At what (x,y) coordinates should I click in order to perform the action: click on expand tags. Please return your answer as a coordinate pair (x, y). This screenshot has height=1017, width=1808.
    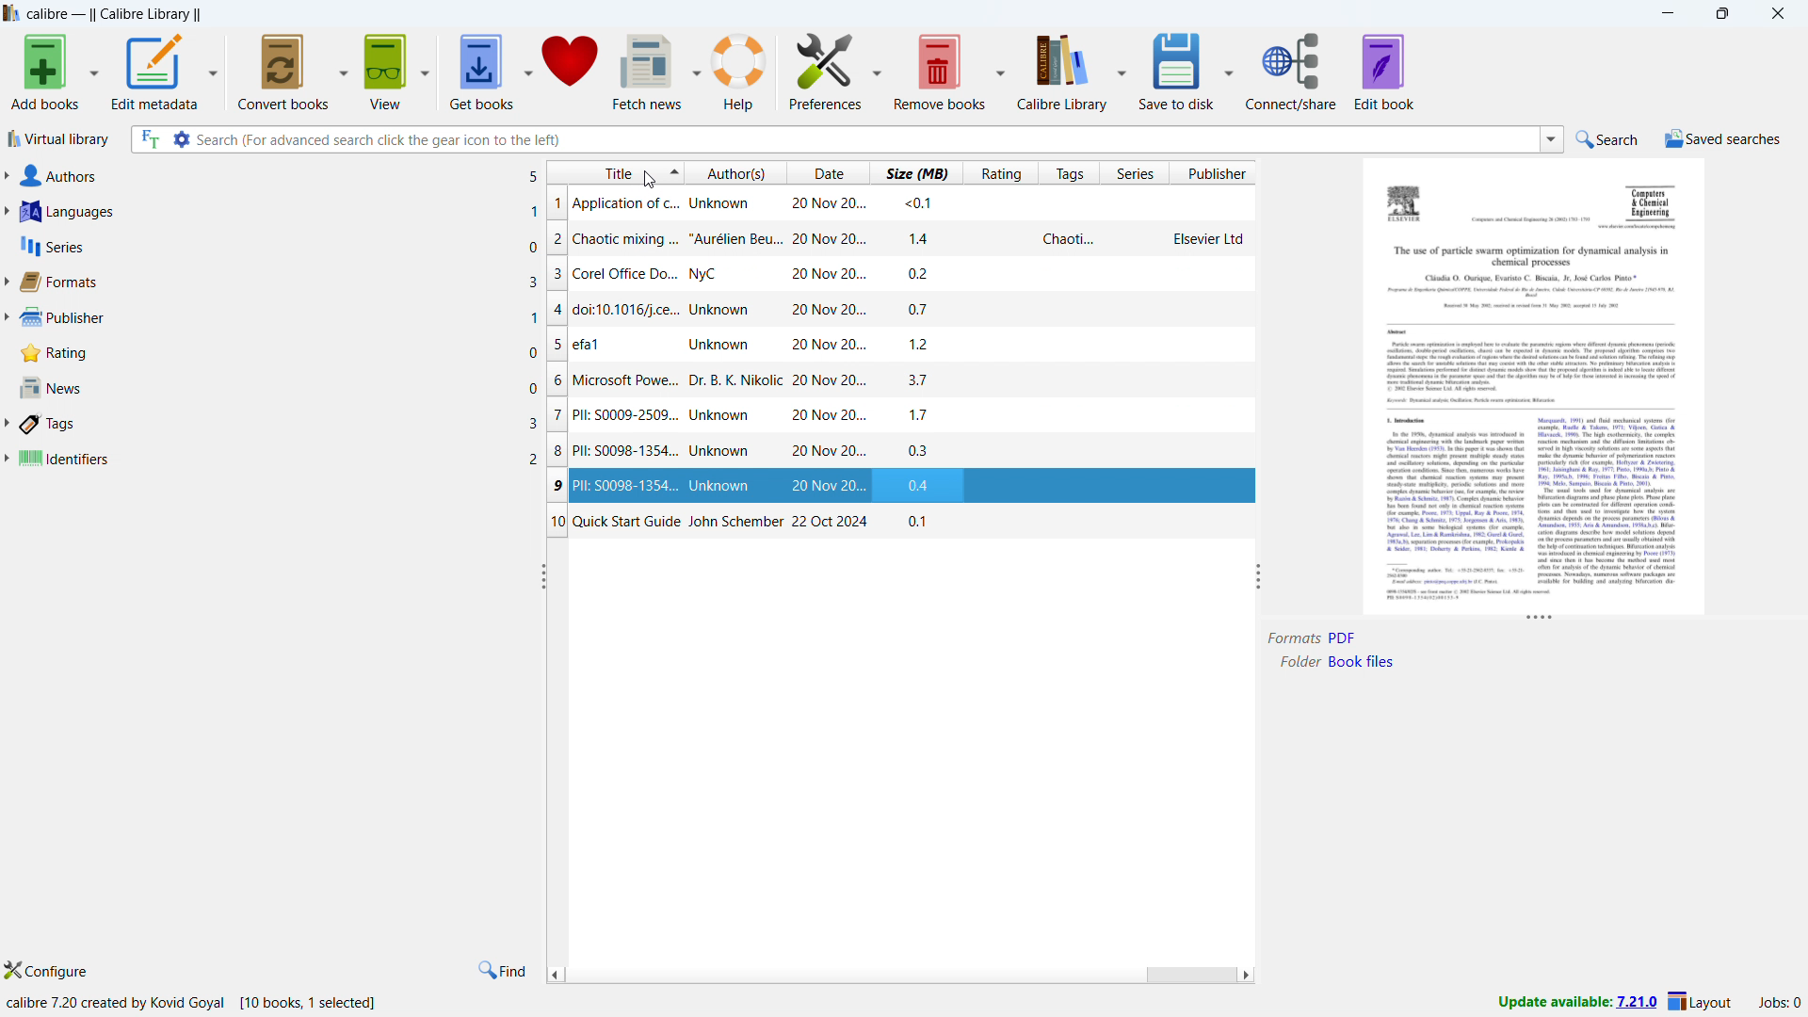
    Looking at the image, I should click on (8, 423).